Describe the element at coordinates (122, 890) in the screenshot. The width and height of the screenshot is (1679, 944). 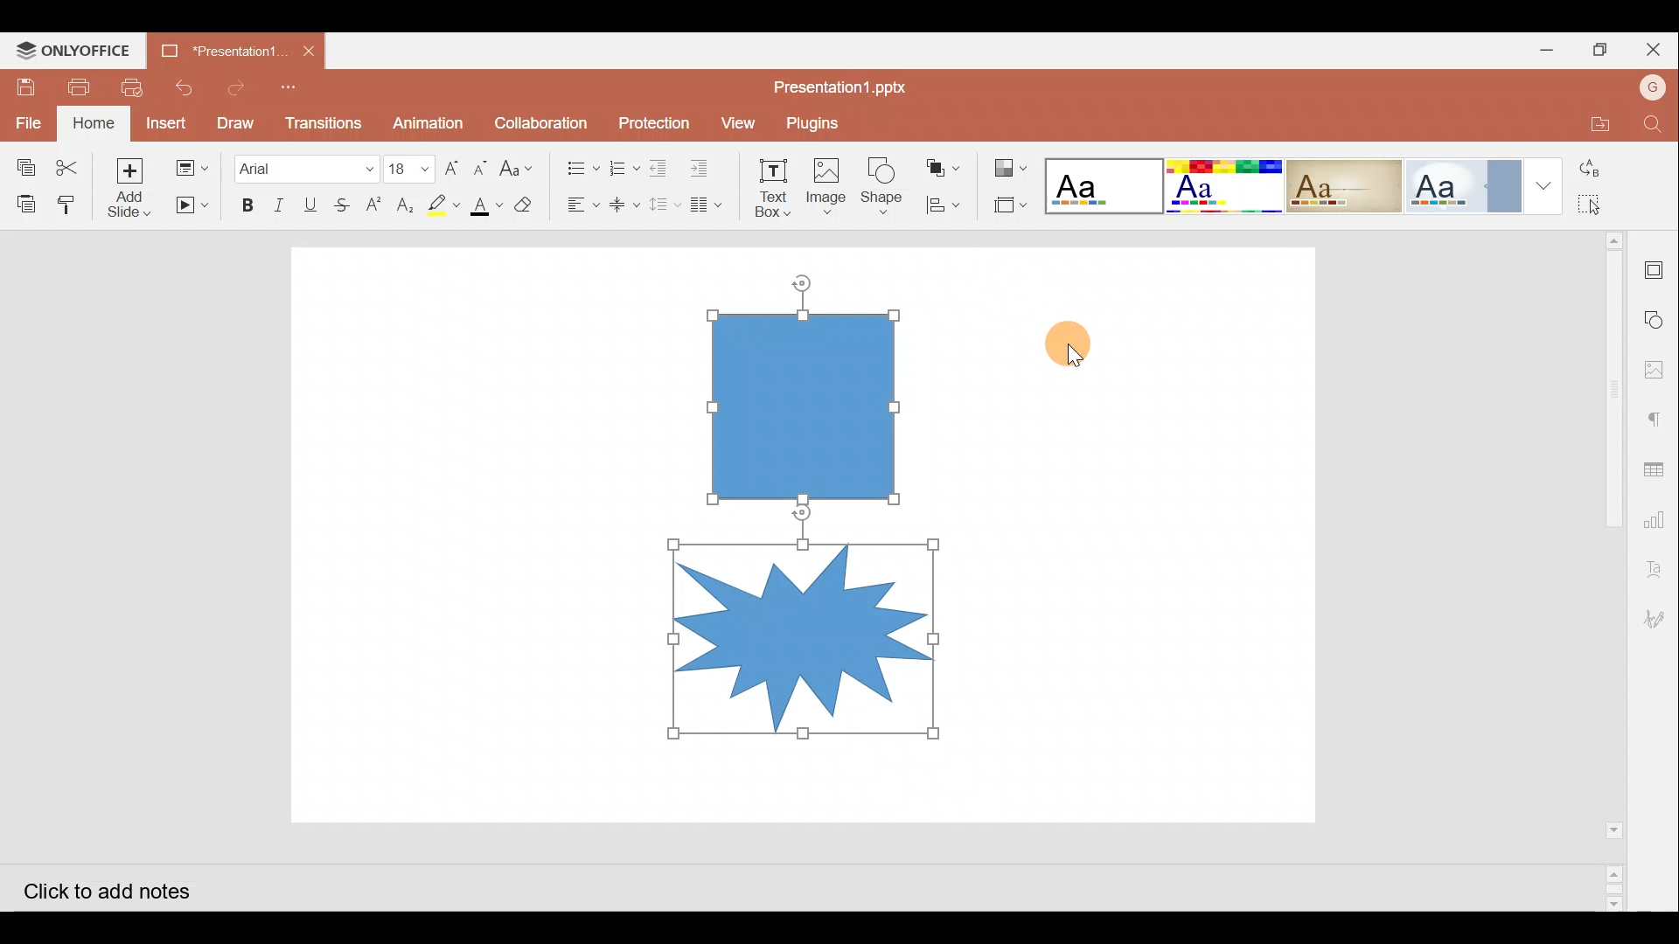
I see `Click to add notes` at that location.